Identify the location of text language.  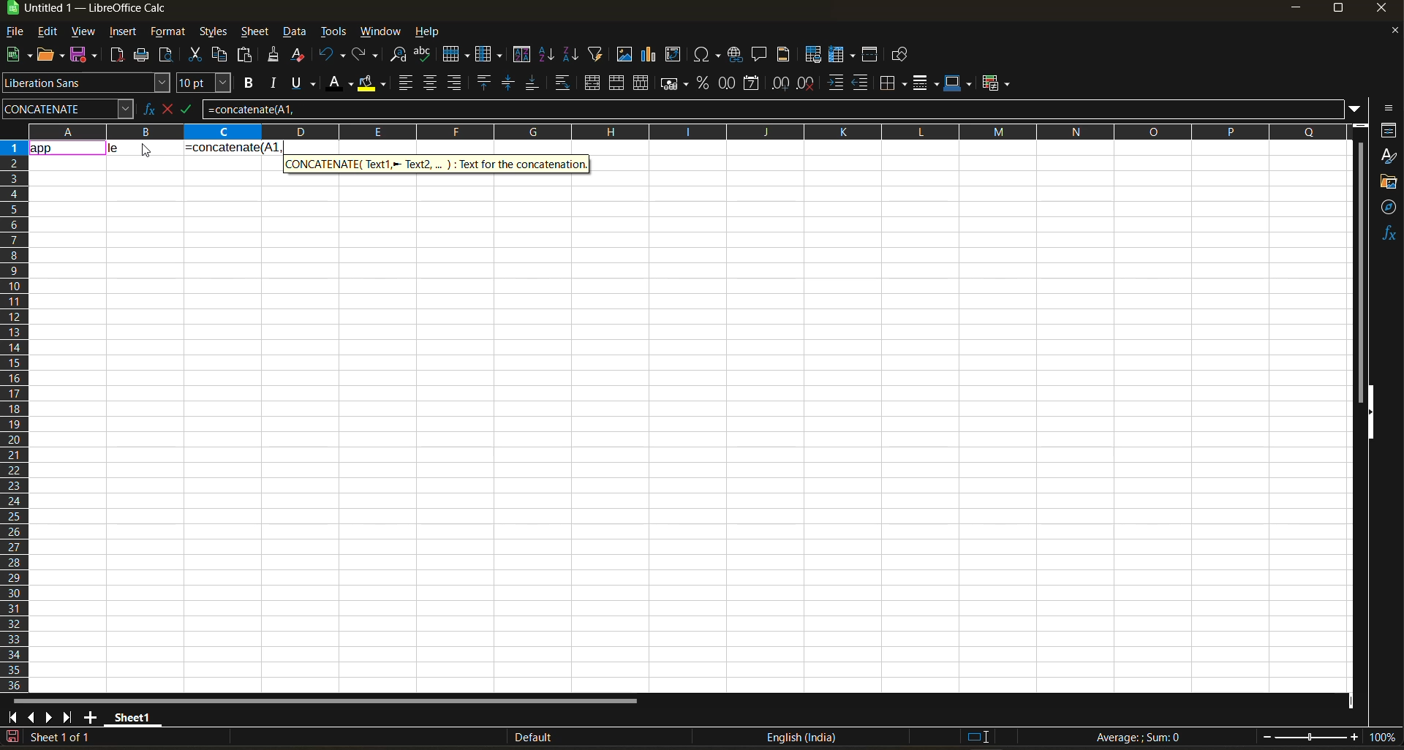
(801, 737).